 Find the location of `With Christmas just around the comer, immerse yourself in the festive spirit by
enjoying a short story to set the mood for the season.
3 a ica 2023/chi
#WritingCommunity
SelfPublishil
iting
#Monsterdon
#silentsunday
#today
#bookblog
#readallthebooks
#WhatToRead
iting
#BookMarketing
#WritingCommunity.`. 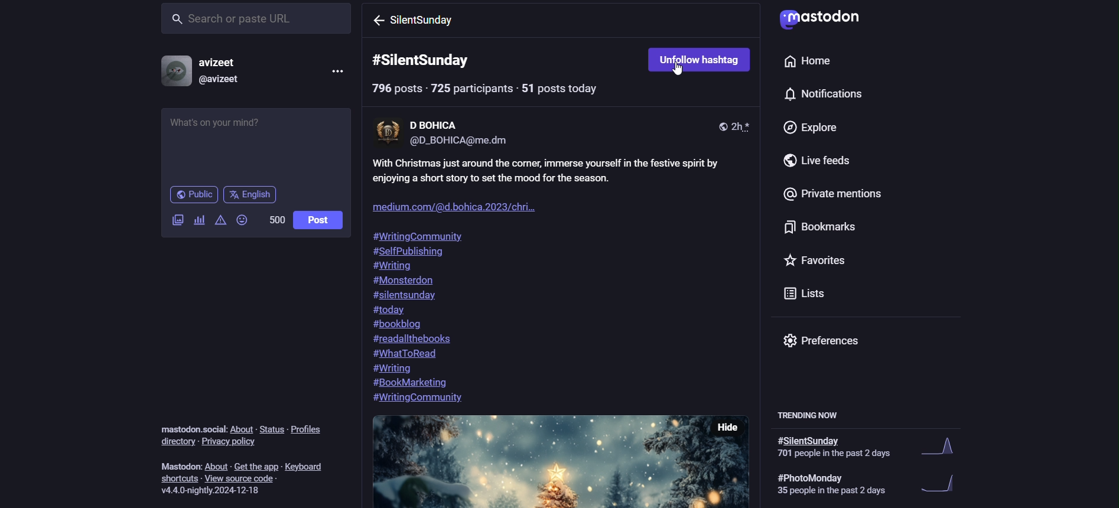

With Christmas just around the comer, immerse yourself in the festive spirit by
enjoying a short story to set the mood for the season.
3 a ica 2023/chi
#WritingCommunity
SelfPublishil
iting
#Monsterdon
#silentsunday
#today
#bookblog
#readallthebooks
#WhatToRead
iting
#BookMarketing
#WritingCommunity. is located at coordinates (557, 281).